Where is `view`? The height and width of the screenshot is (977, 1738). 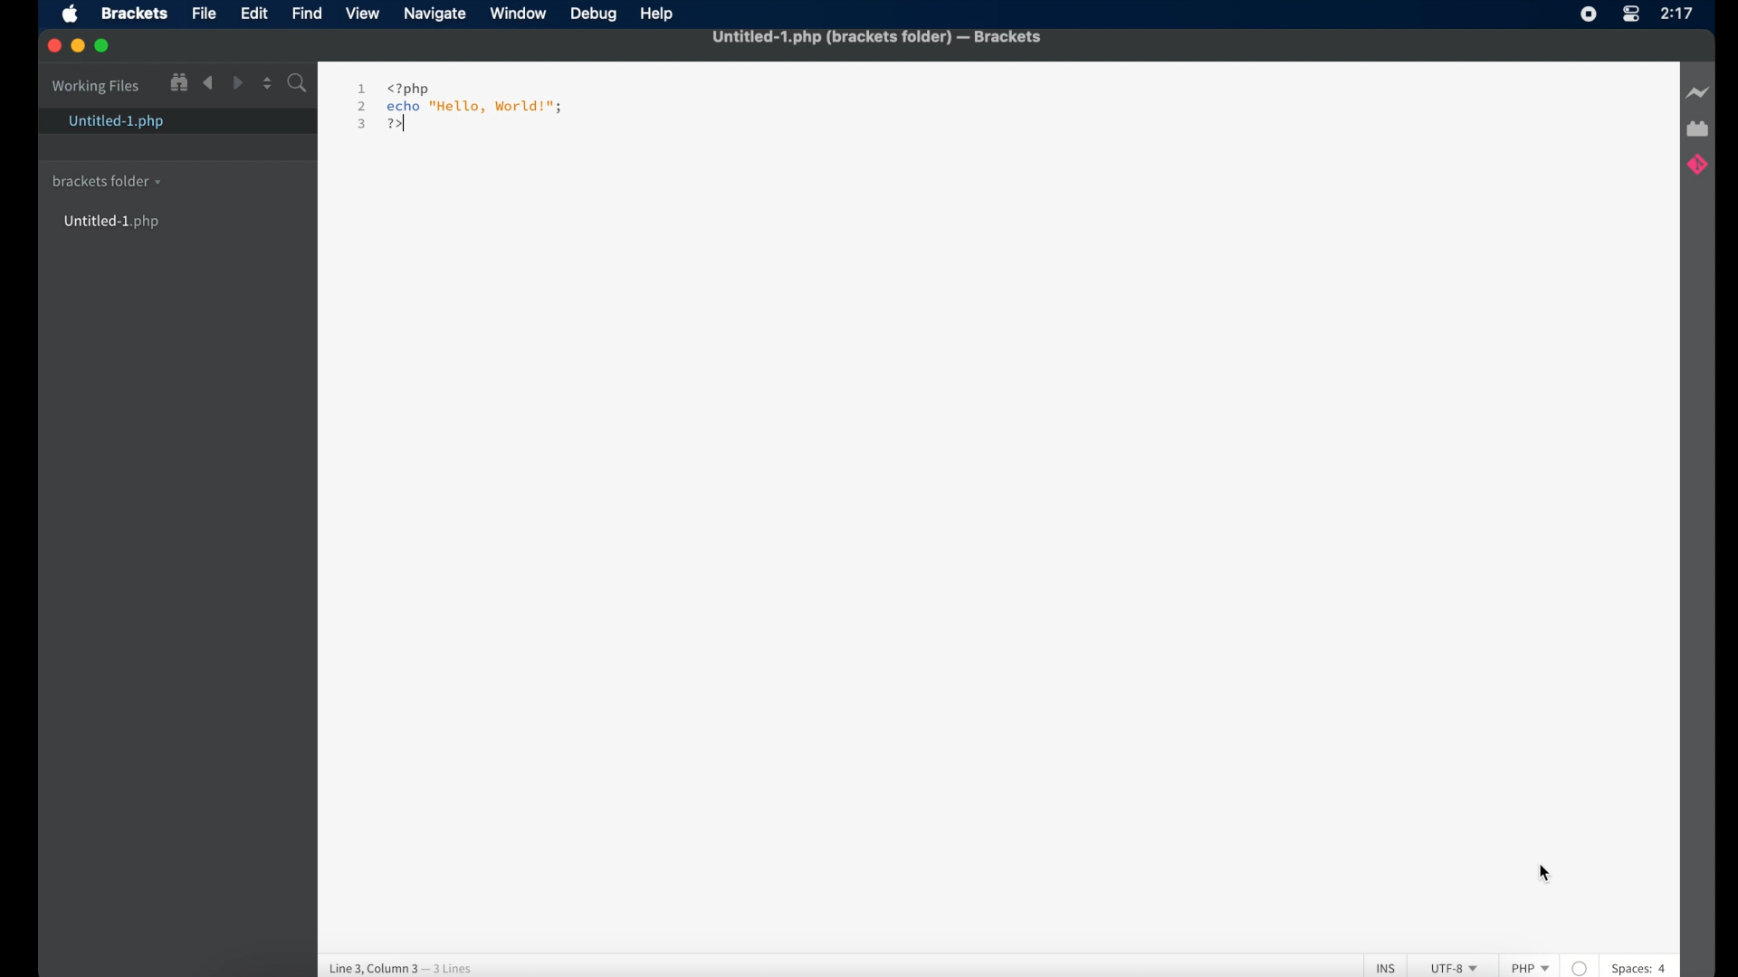 view is located at coordinates (363, 14).